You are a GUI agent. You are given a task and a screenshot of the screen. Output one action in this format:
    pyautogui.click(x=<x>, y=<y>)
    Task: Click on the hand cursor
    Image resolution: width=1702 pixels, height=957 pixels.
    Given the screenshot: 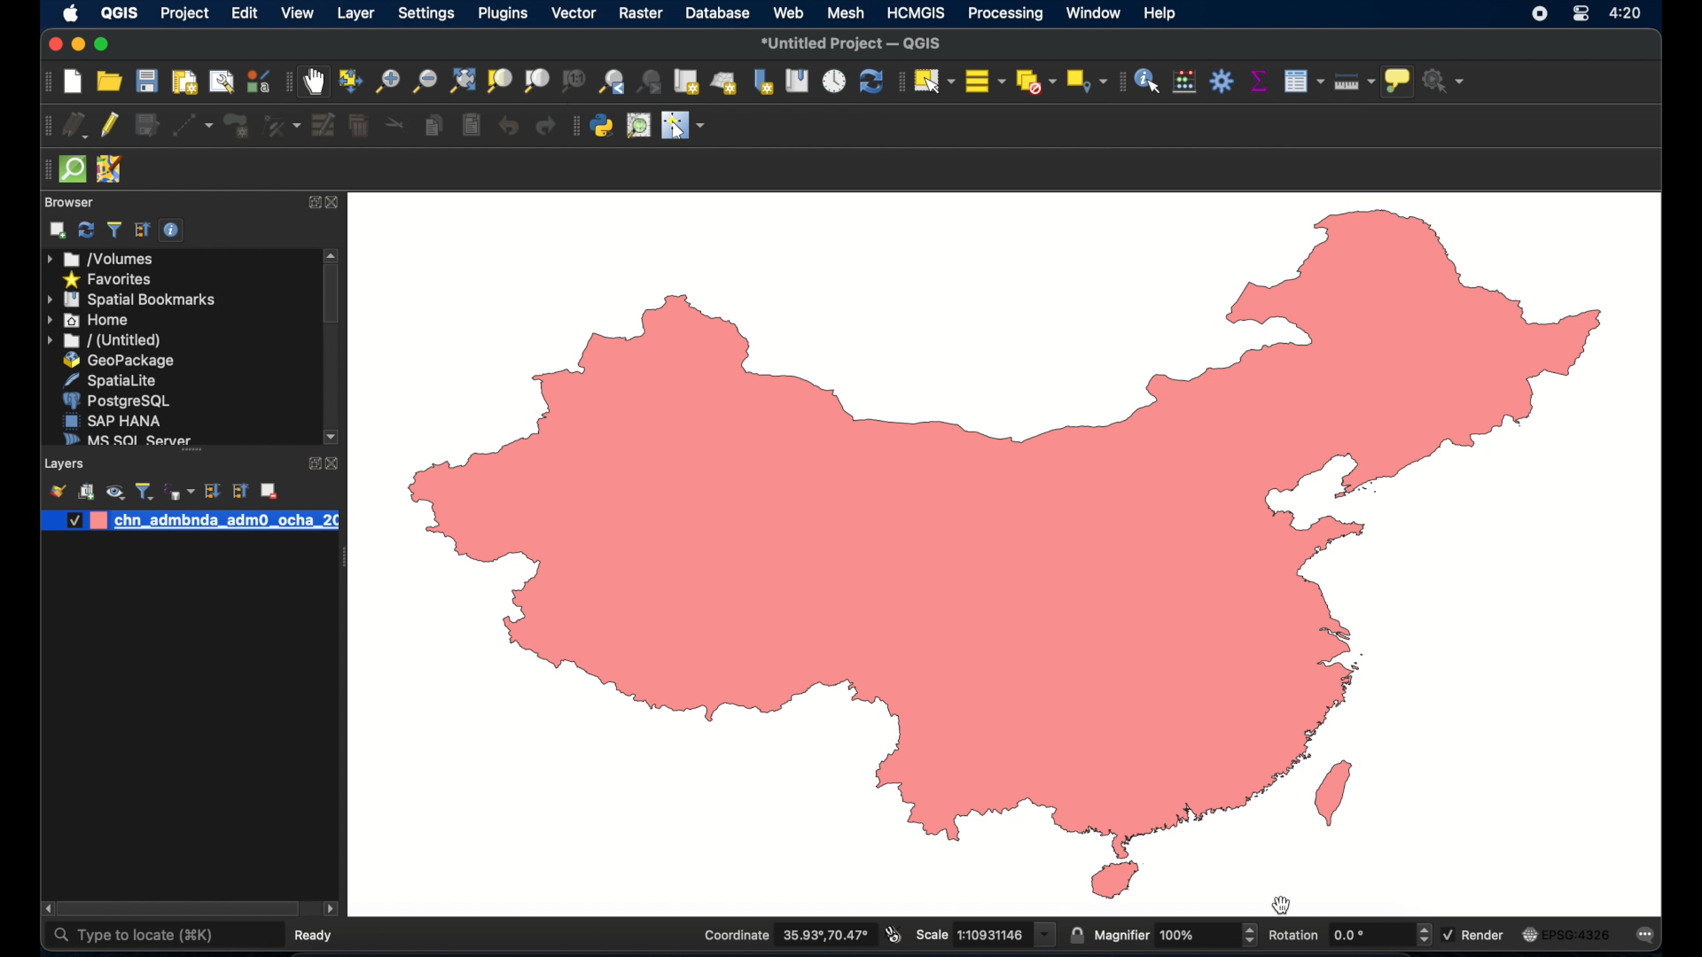 What is the action you would take?
    pyautogui.click(x=1282, y=903)
    